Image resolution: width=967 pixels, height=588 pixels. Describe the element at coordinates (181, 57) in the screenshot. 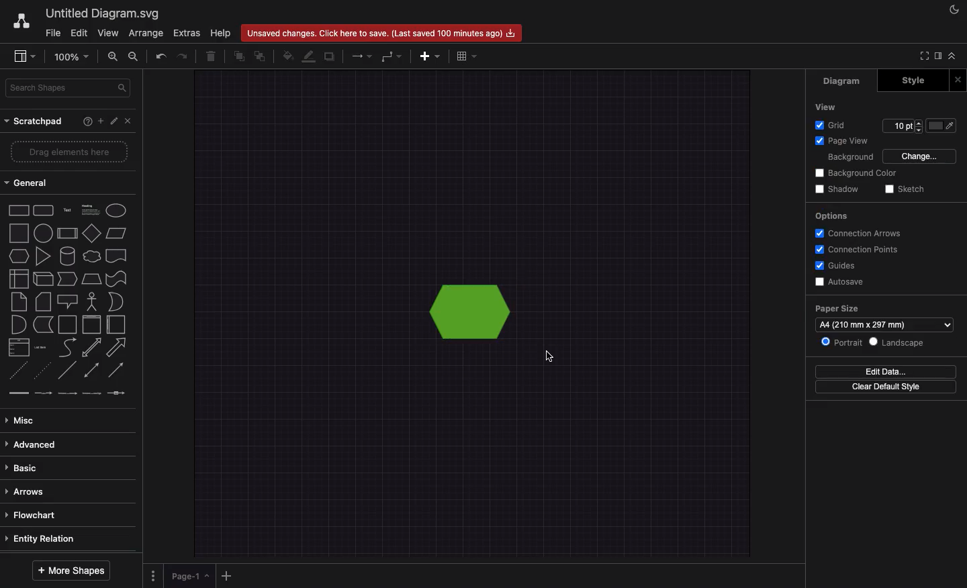

I see `Redo` at that location.